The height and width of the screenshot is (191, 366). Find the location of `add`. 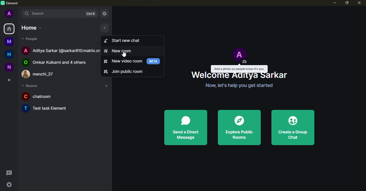

add is located at coordinates (106, 86).